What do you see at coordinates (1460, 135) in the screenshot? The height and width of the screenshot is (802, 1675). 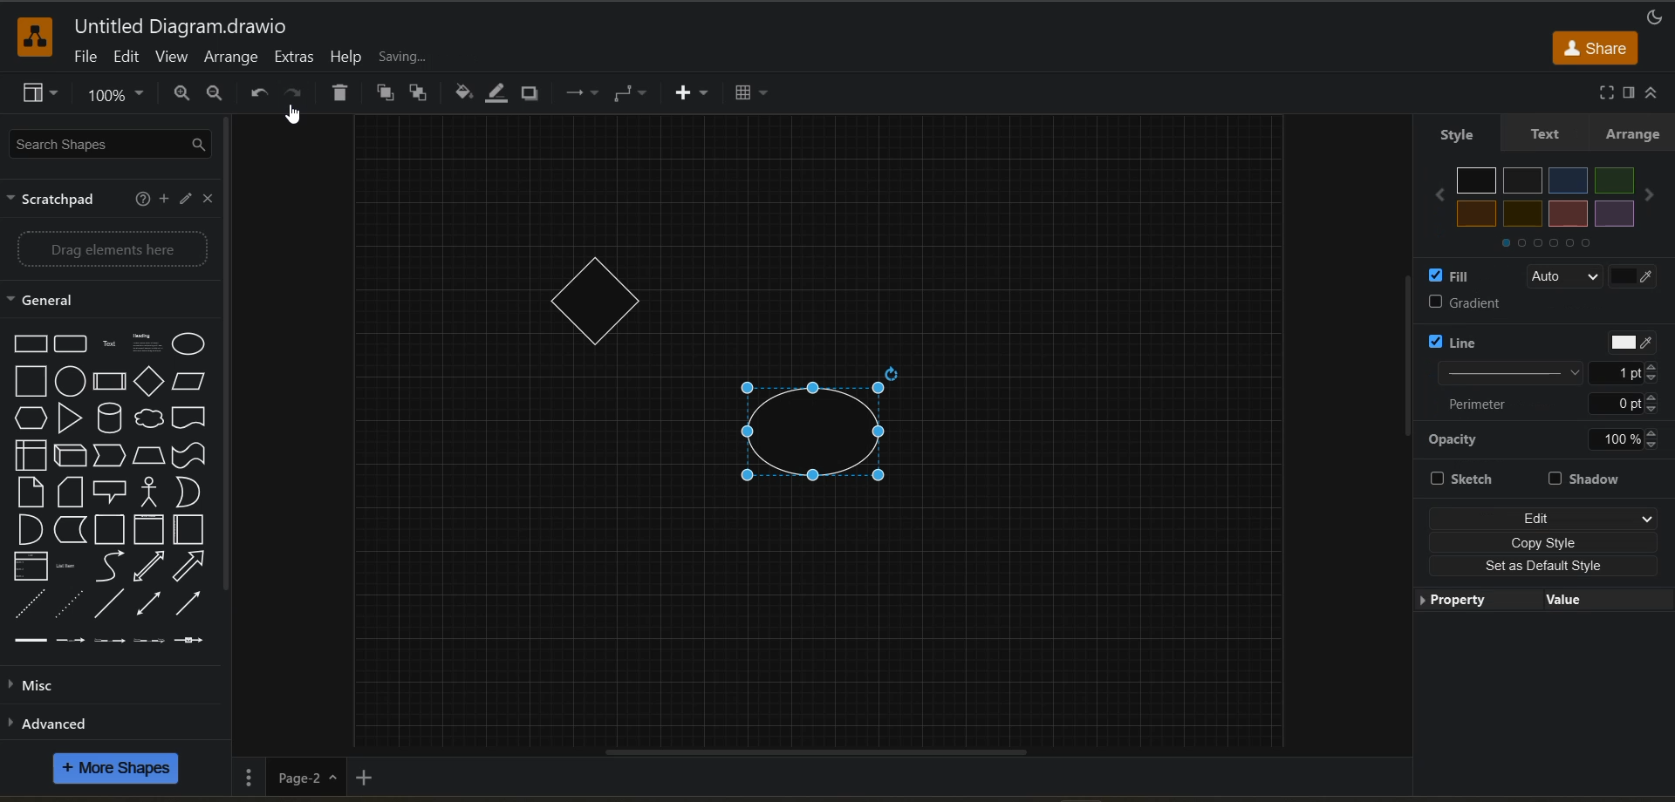 I see `style` at bounding box center [1460, 135].